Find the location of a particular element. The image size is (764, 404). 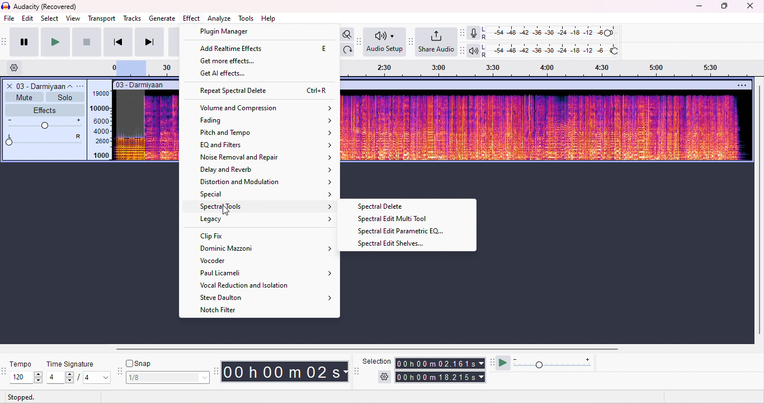

previous is located at coordinates (118, 42).